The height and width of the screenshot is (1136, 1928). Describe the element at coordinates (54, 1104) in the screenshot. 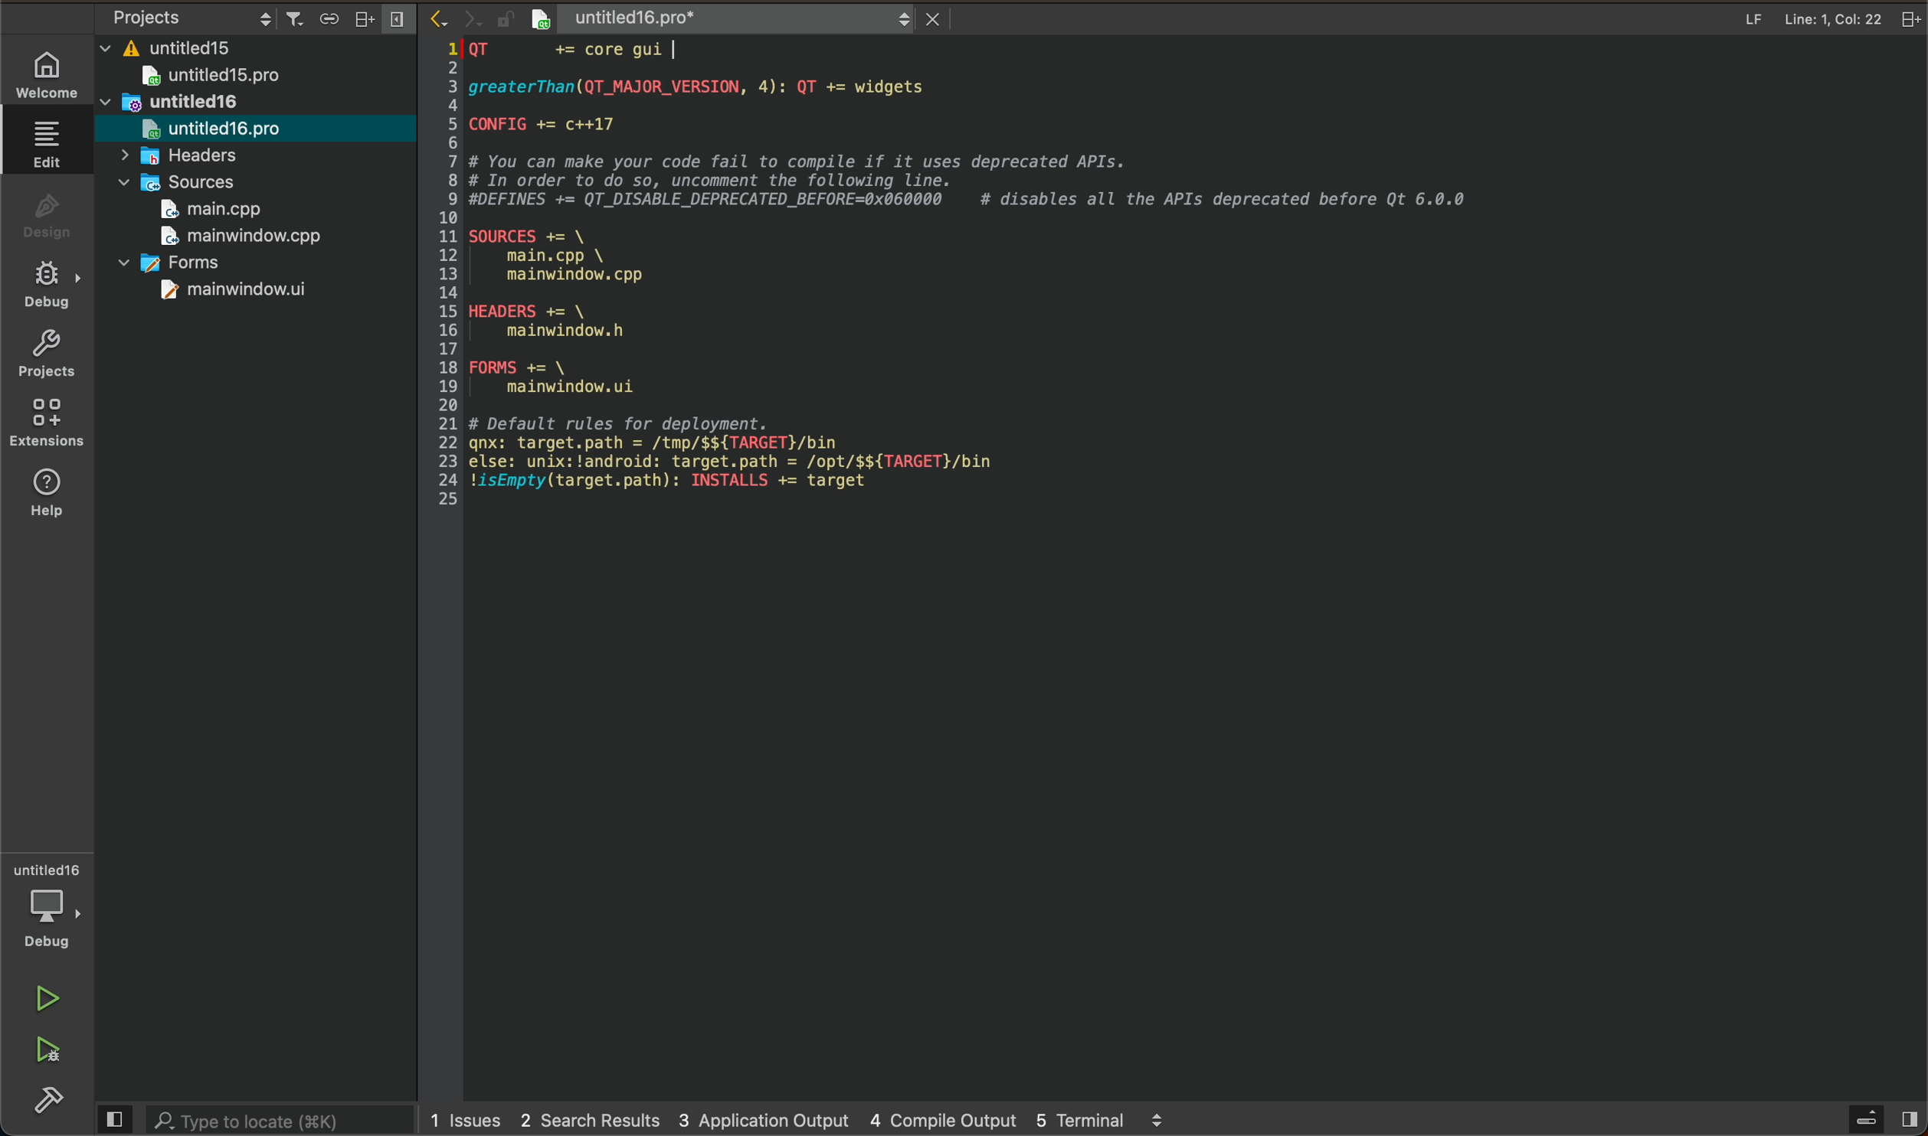

I see `build` at that location.